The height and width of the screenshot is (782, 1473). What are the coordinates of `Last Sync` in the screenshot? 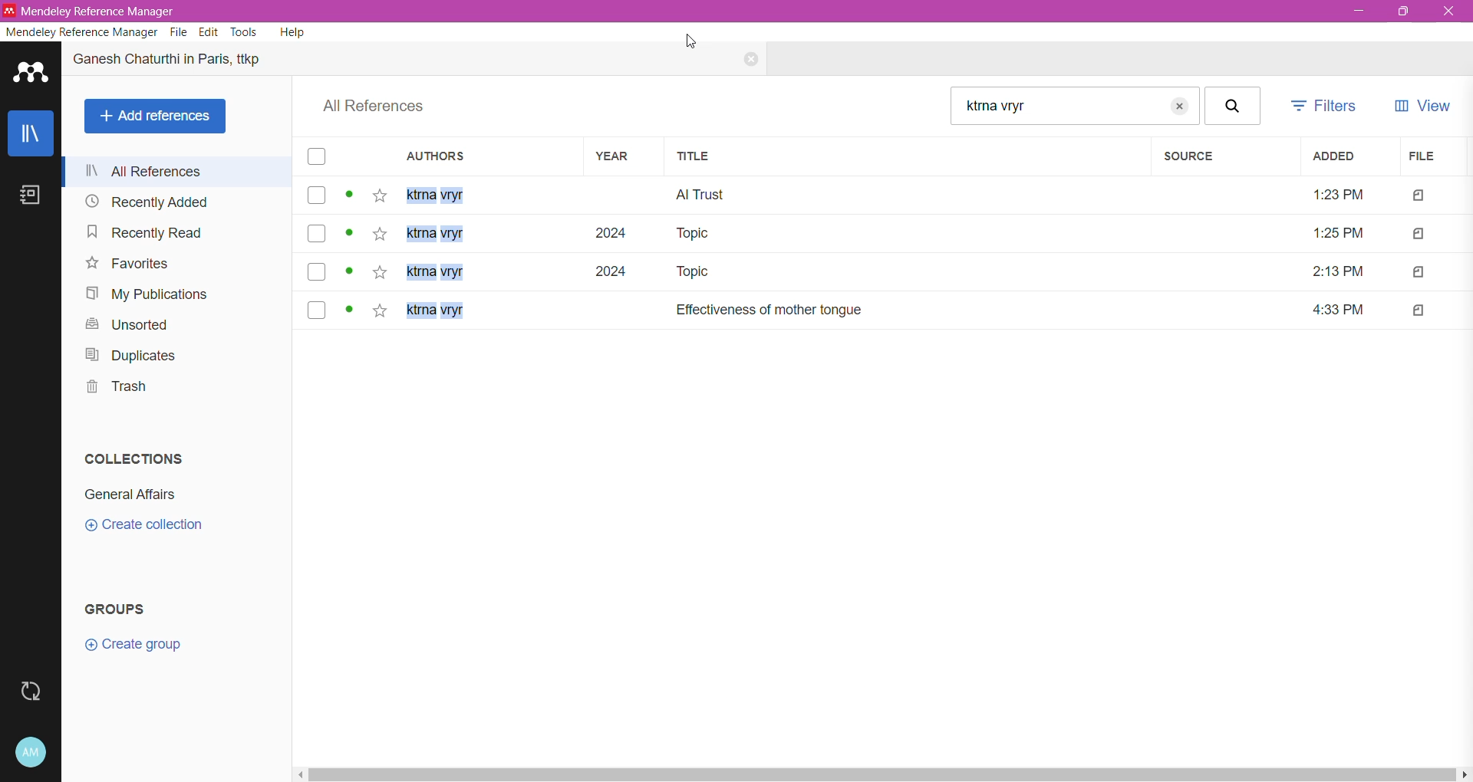 It's located at (30, 692).